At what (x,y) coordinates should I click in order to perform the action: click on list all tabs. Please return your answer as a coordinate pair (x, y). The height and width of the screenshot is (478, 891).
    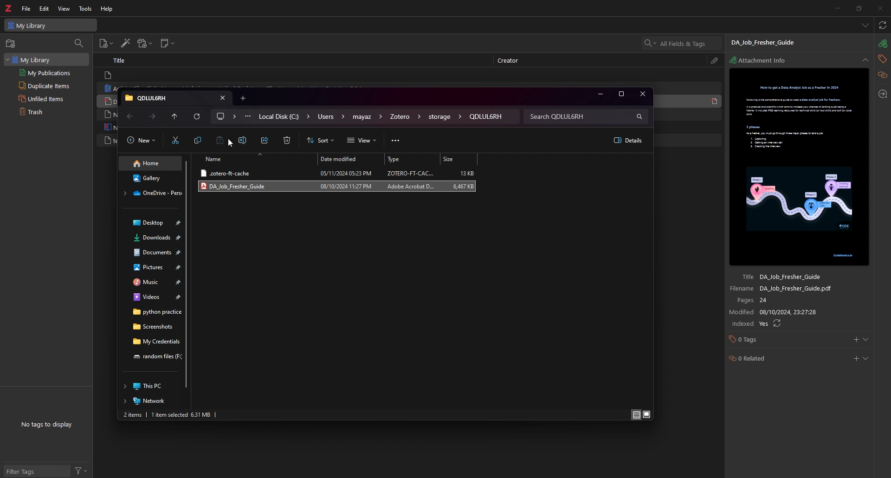
    Looking at the image, I should click on (864, 25).